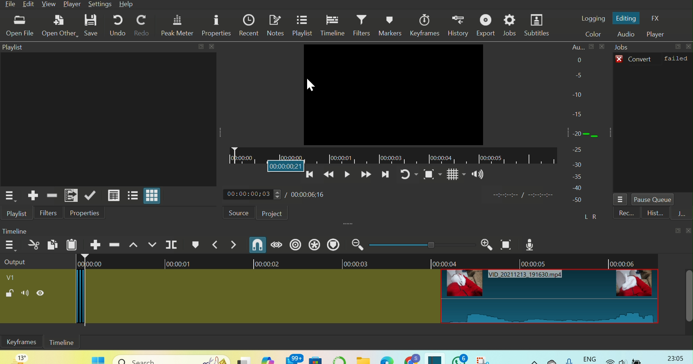 Image resolution: width=693 pixels, height=364 pixels. What do you see at coordinates (57, 25) in the screenshot?
I see `Open Other` at bounding box center [57, 25].